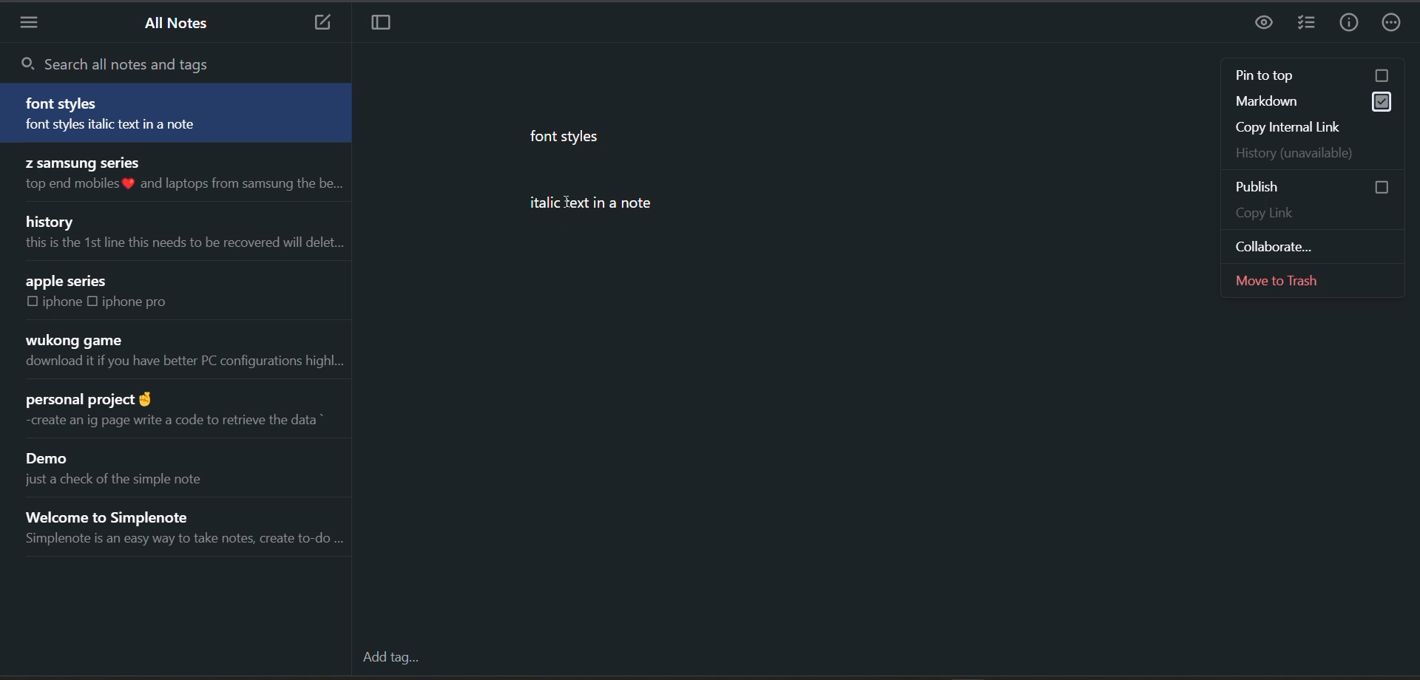  What do you see at coordinates (1314, 280) in the screenshot?
I see `move to trash` at bounding box center [1314, 280].